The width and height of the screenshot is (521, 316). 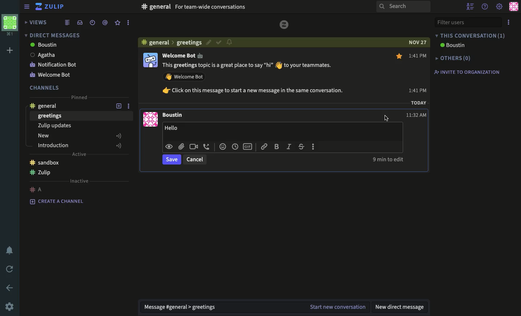 I want to click on others, so click(x=454, y=58).